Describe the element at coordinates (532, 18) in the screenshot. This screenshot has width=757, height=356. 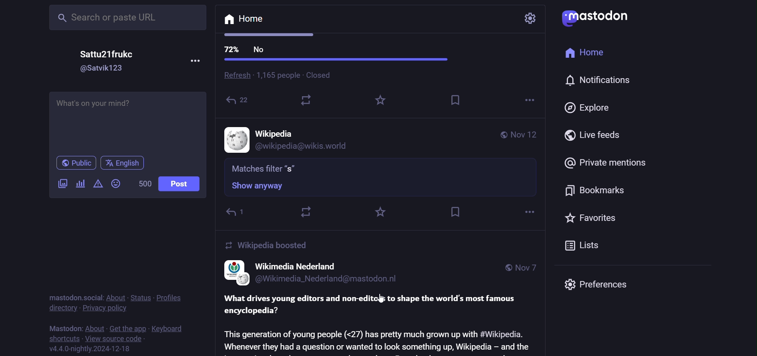
I see `setting` at that location.